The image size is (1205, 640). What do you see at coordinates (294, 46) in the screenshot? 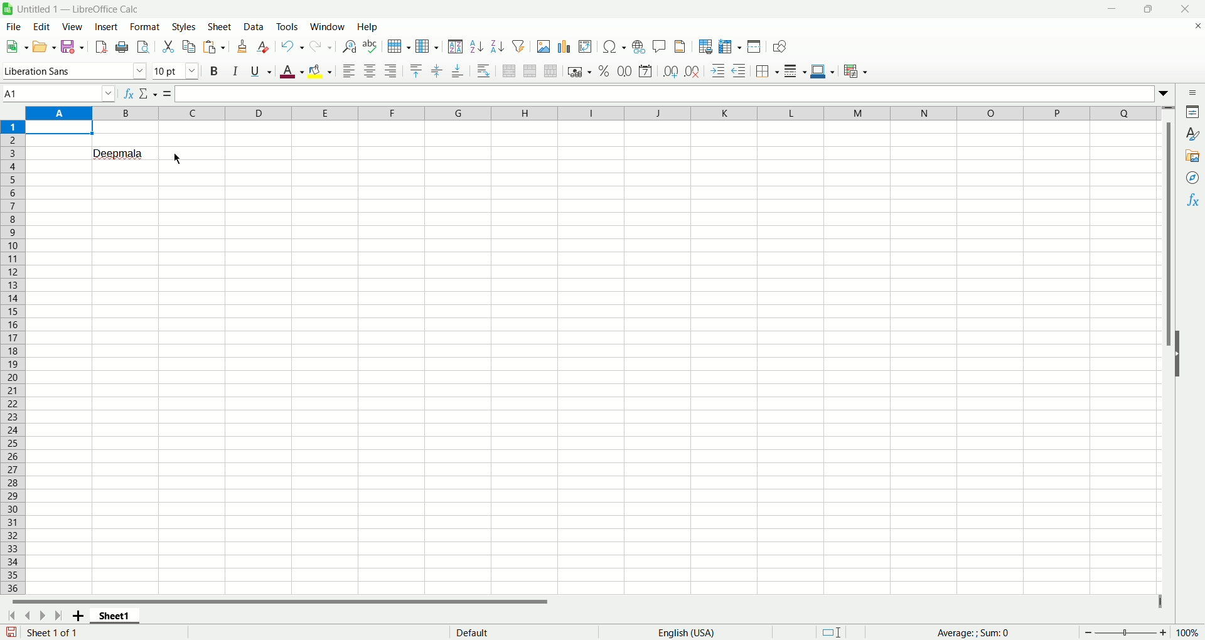
I see `Undo` at bounding box center [294, 46].